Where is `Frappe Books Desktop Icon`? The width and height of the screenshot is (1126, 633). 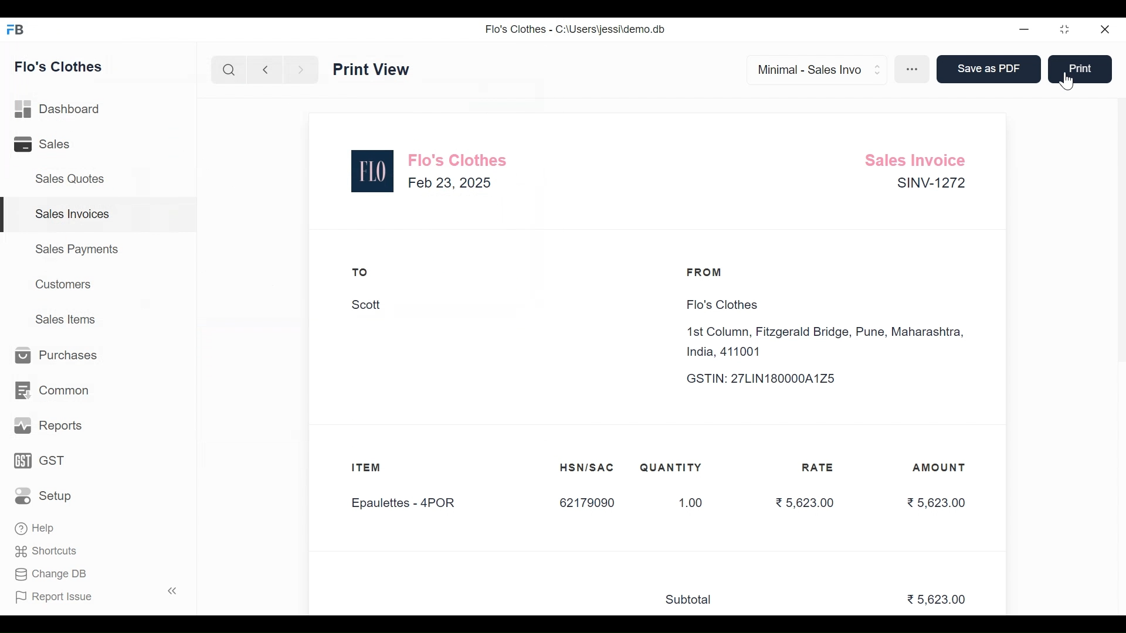 Frappe Books Desktop Icon is located at coordinates (16, 29).